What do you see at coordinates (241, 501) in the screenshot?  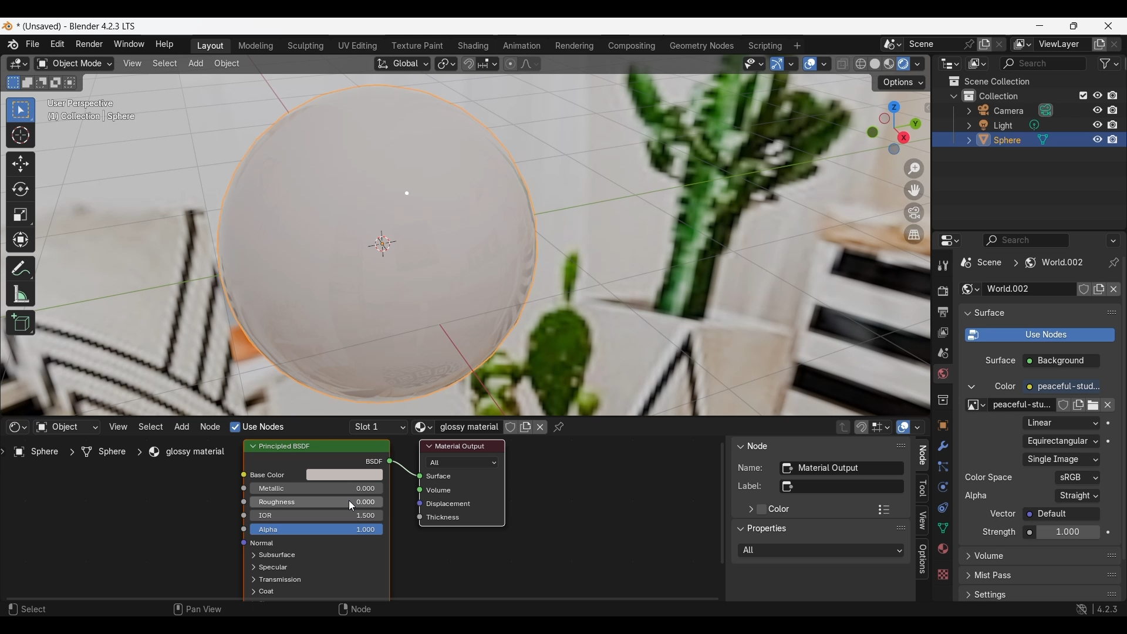 I see `icon` at bounding box center [241, 501].